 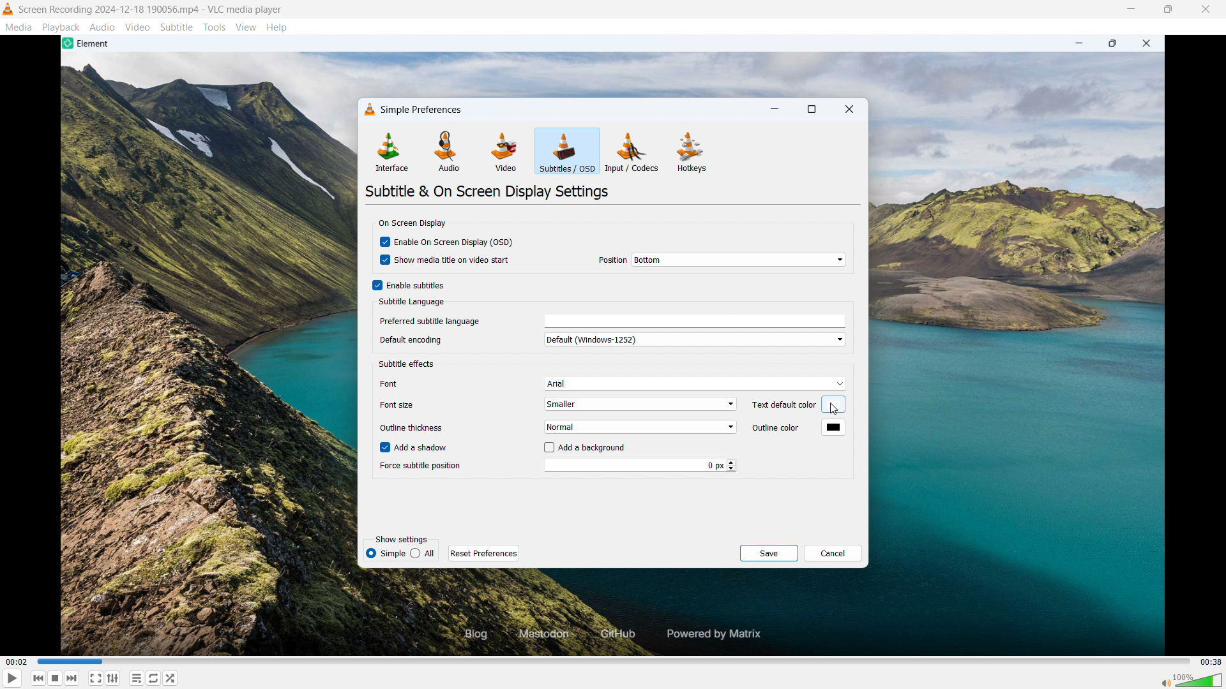 What do you see at coordinates (409, 302) in the screenshot?
I see `Subtitle language ` at bounding box center [409, 302].